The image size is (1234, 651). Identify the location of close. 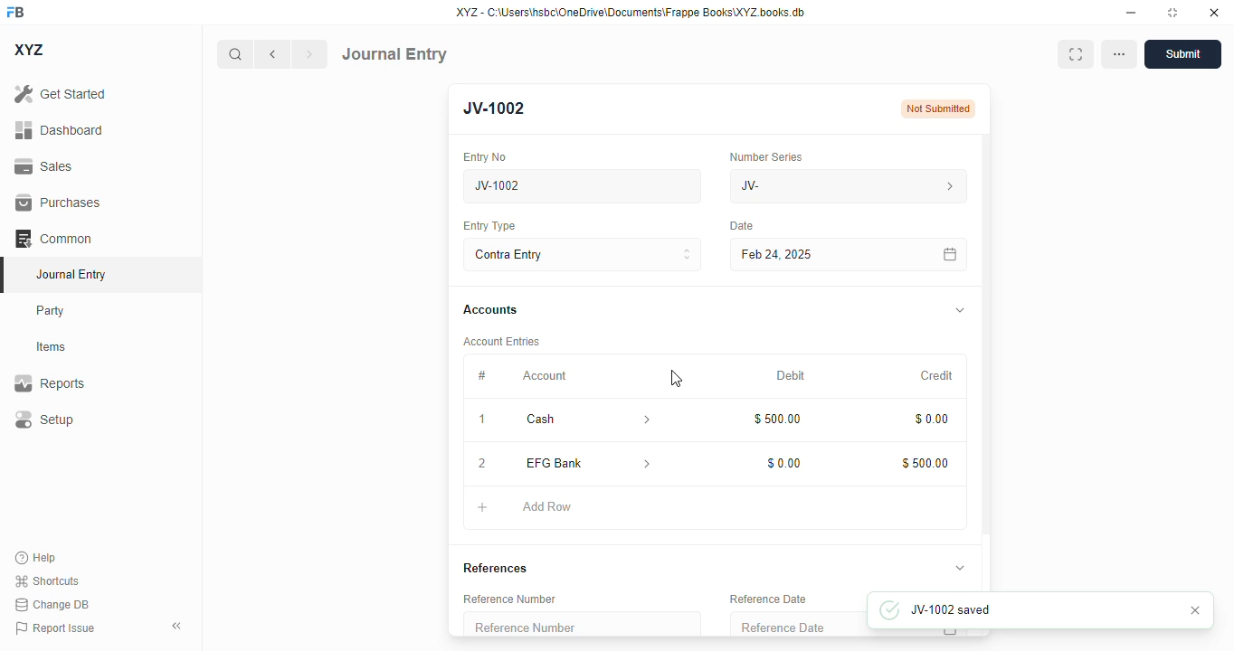
(1214, 13).